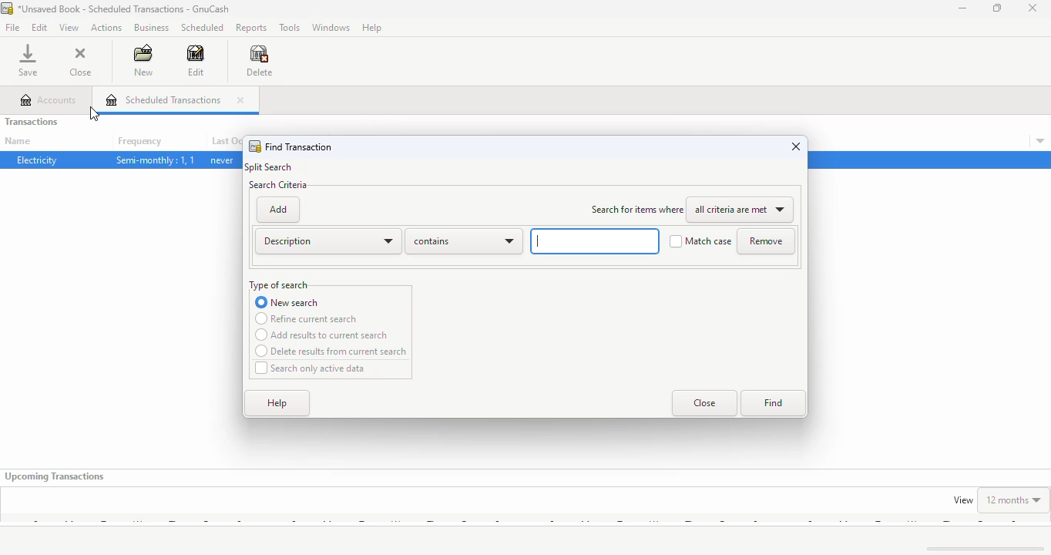 The image size is (1051, 555). I want to click on refine current search, so click(307, 318).